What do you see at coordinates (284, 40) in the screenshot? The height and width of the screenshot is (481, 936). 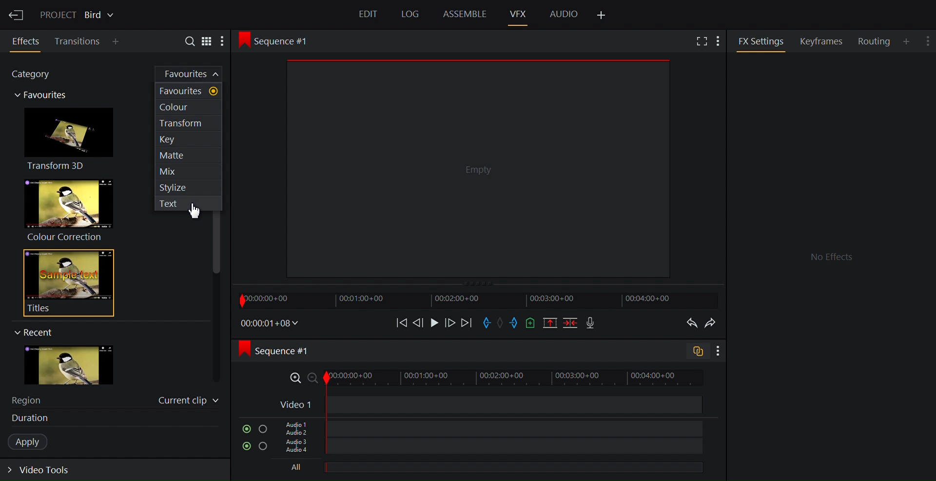 I see `Sequence` at bounding box center [284, 40].